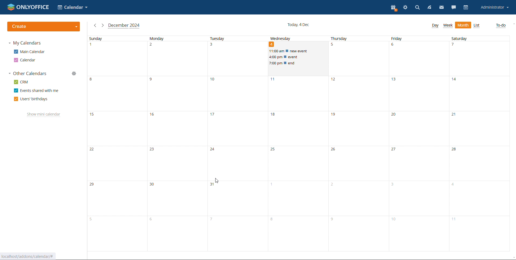 Image resolution: width=516 pixels, height=260 pixels. What do you see at coordinates (298, 25) in the screenshot?
I see `current date` at bounding box center [298, 25].